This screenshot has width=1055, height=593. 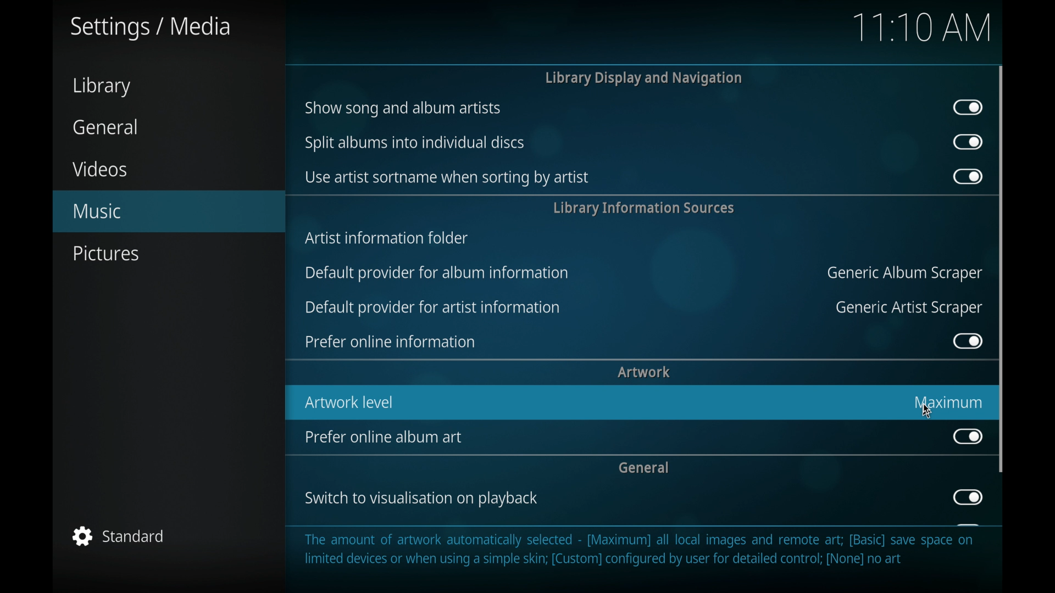 I want to click on music, so click(x=169, y=211).